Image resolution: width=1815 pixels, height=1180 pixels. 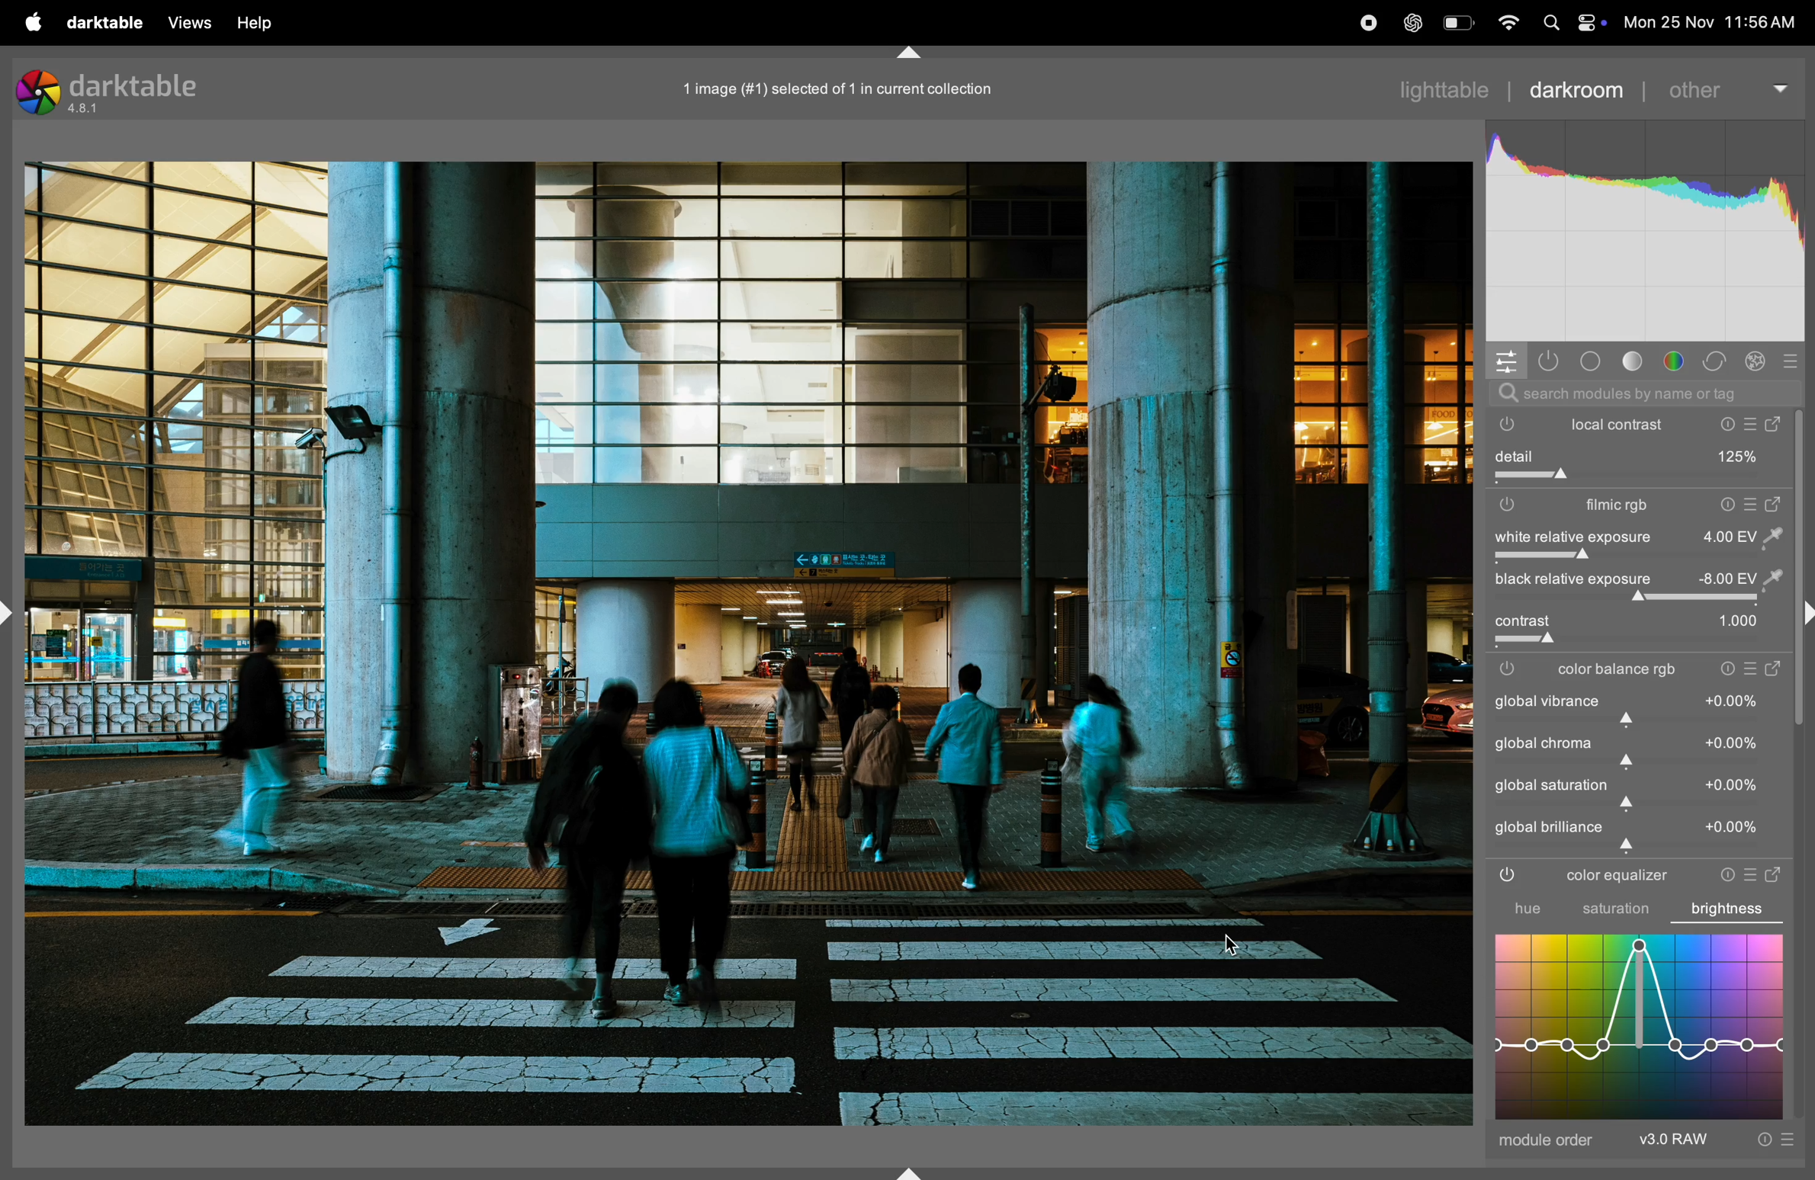 What do you see at coordinates (1507, 360) in the screenshot?
I see `quick panel` at bounding box center [1507, 360].